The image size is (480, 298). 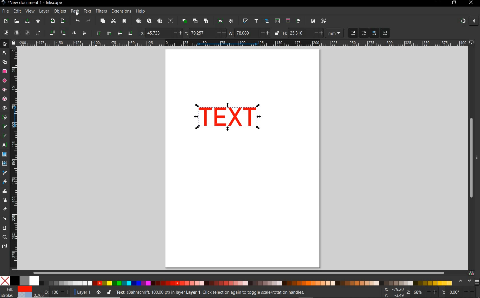 I want to click on PENCIL TOOL, so click(x=5, y=127).